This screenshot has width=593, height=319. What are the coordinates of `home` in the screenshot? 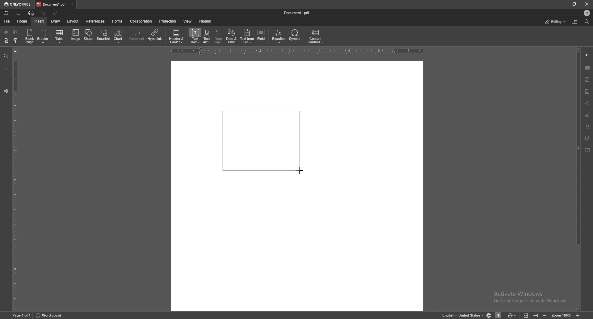 It's located at (22, 22).